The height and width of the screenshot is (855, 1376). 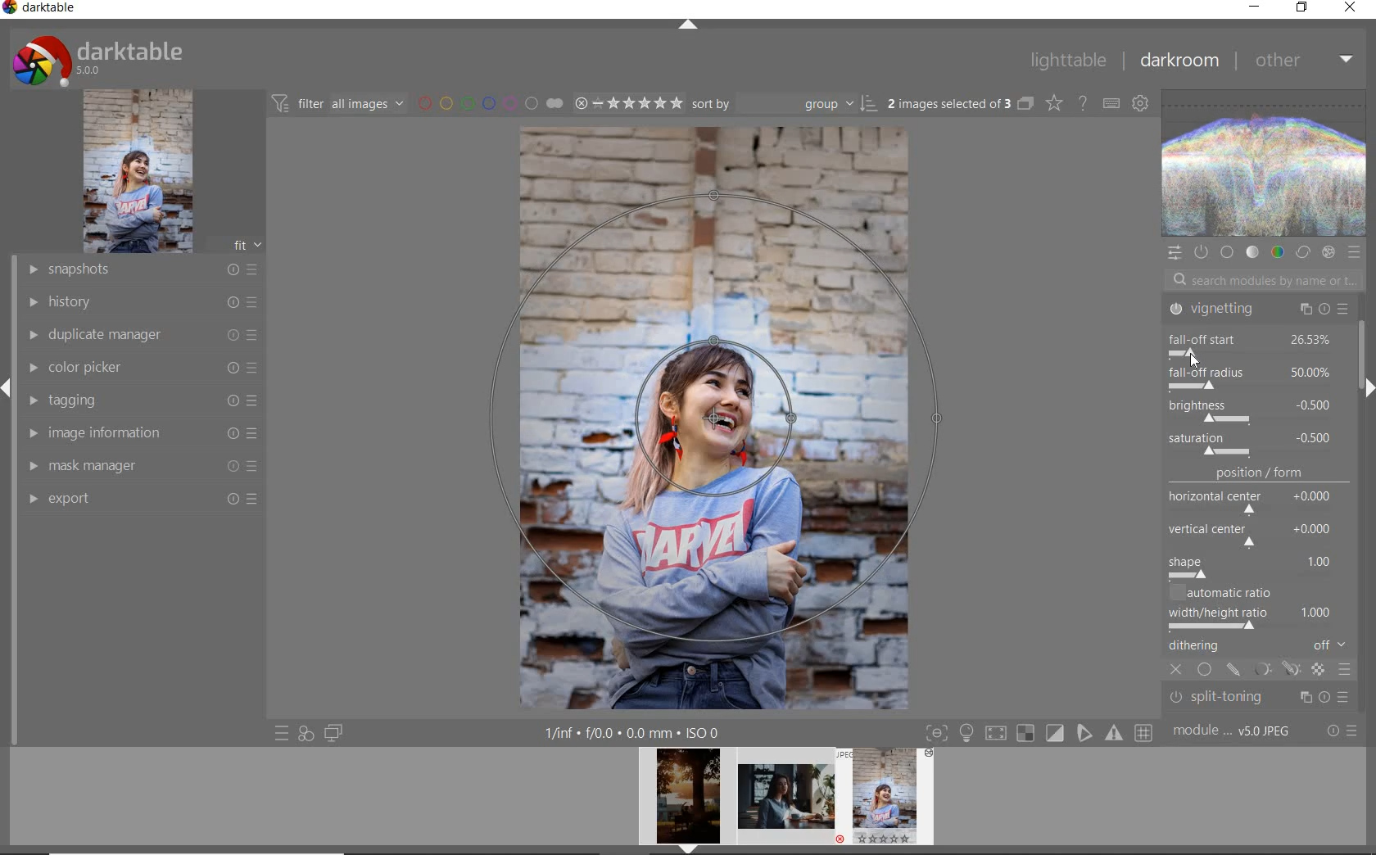 What do you see at coordinates (1256, 703) in the screenshot?
I see `lens correction` at bounding box center [1256, 703].